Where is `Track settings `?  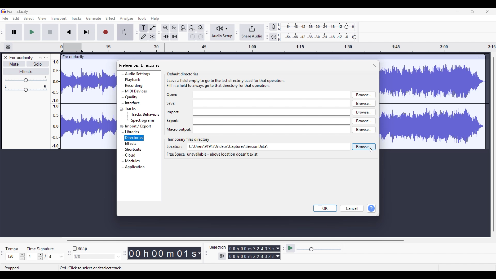
Track settings  is located at coordinates (480, 57).